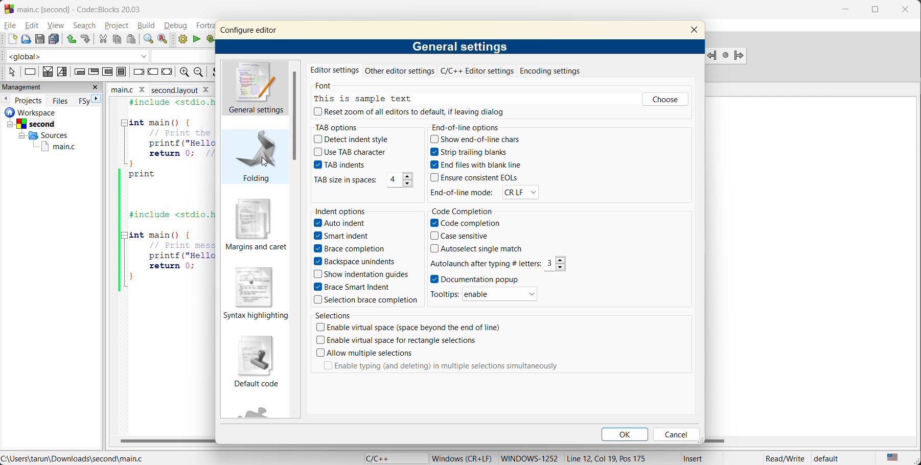 Image resolution: width=921 pixels, height=465 pixels. What do you see at coordinates (78, 72) in the screenshot?
I see `entry condition loop` at bounding box center [78, 72].